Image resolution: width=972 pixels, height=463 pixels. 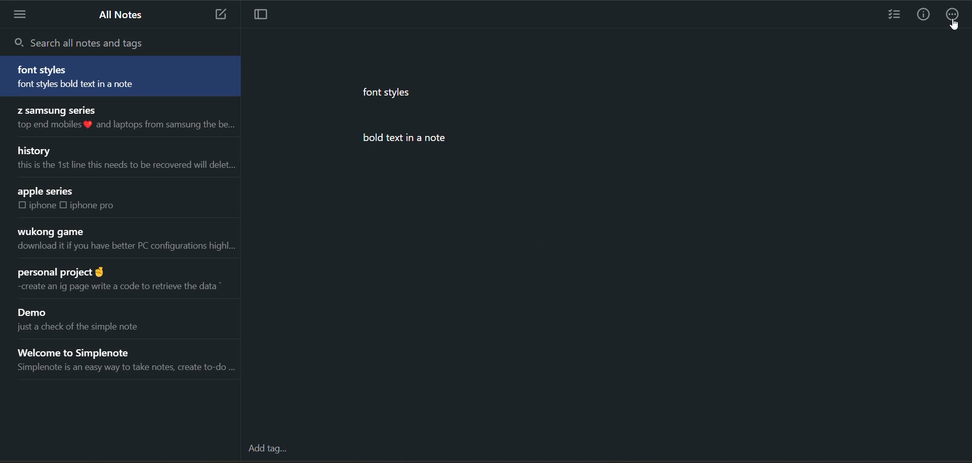 What do you see at coordinates (954, 25) in the screenshot?
I see `cursor` at bounding box center [954, 25].